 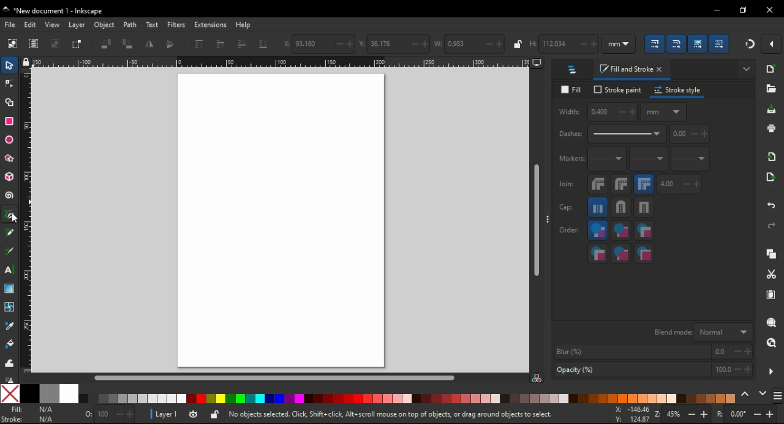 What do you see at coordinates (644, 184) in the screenshot?
I see `miter` at bounding box center [644, 184].